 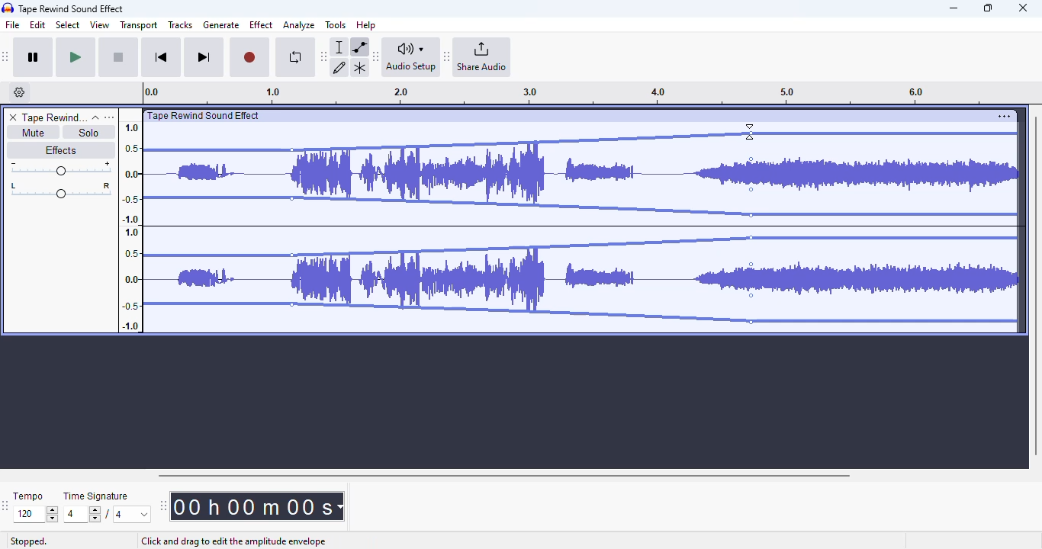 What do you see at coordinates (35, 515) in the screenshot?
I see `Input for tempo` at bounding box center [35, 515].